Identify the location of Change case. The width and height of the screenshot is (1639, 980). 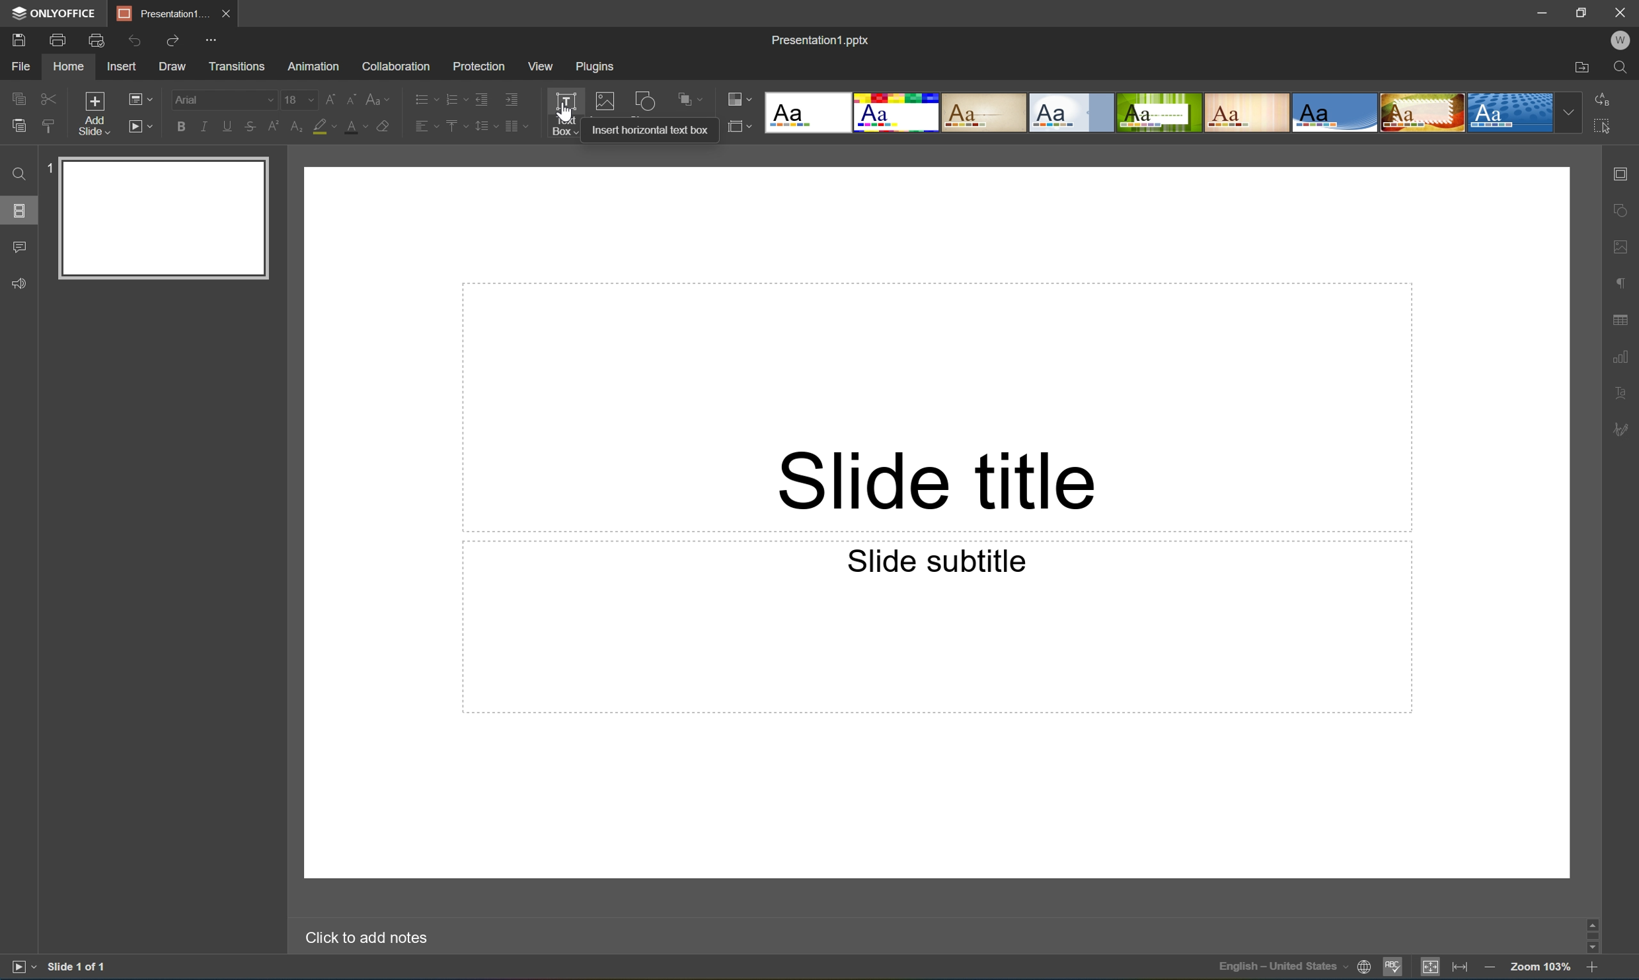
(378, 96).